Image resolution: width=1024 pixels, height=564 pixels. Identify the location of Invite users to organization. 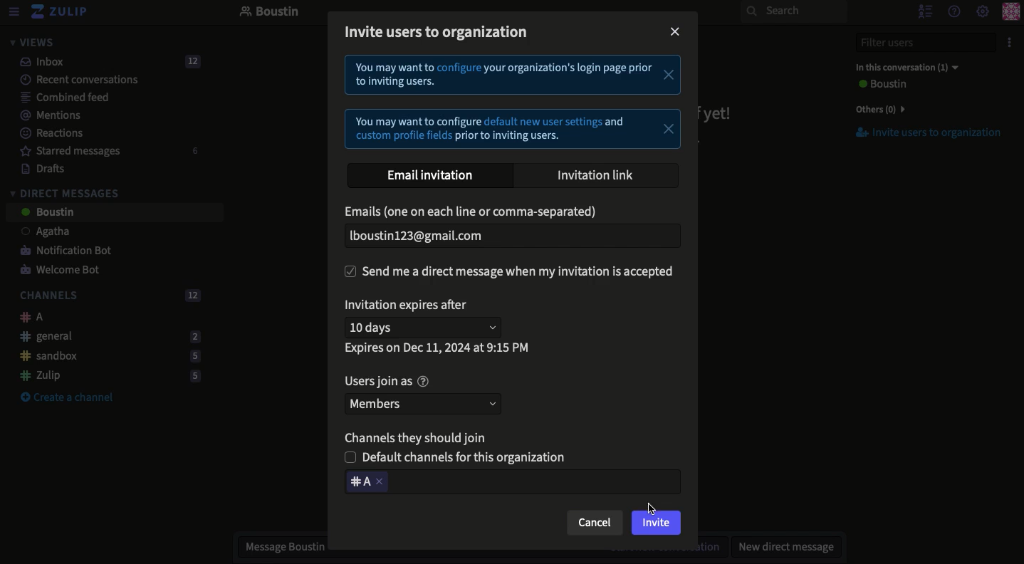
(921, 133).